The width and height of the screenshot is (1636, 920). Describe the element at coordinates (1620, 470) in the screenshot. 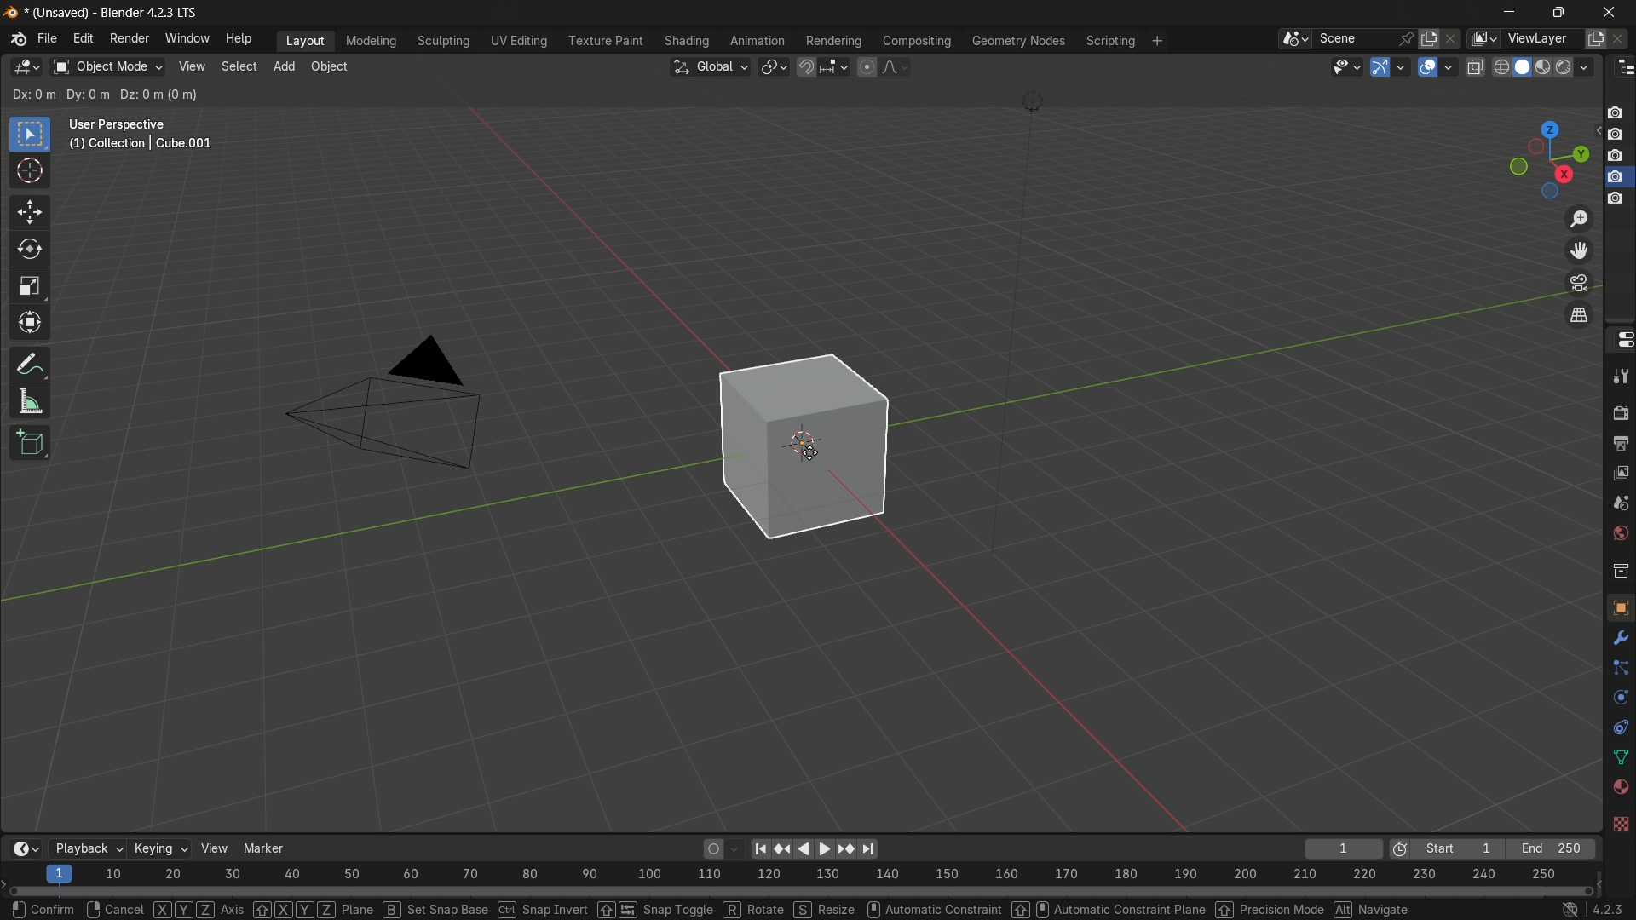

I see `view layer` at that location.